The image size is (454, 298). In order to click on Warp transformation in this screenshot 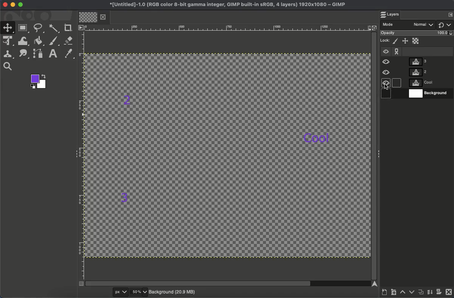, I will do `click(24, 42)`.